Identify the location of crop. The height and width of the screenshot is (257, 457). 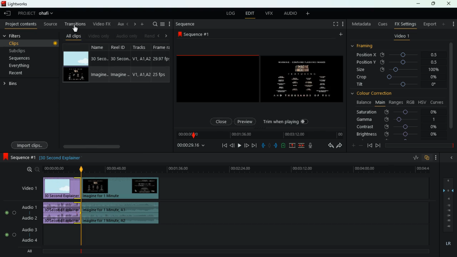
(398, 77).